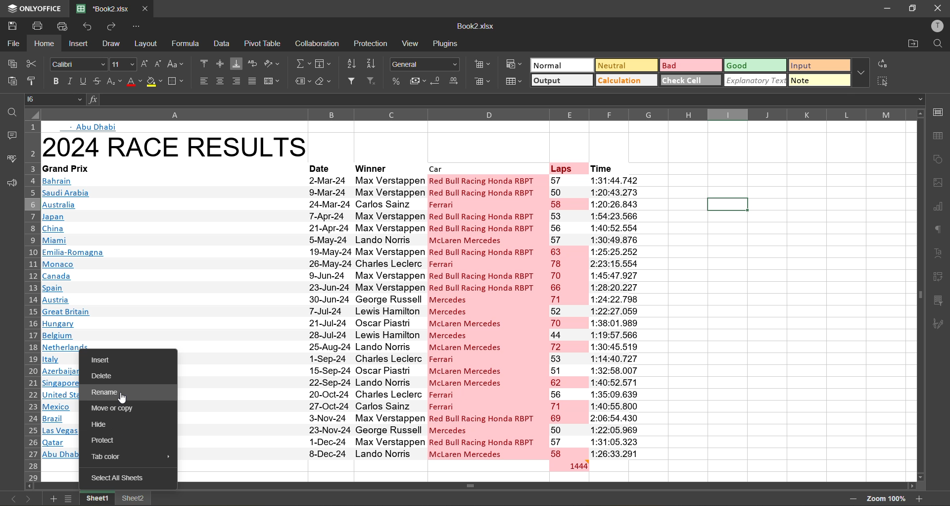 The height and width of the screenshot is (506, 950). I want to click on text, so click(940, 255).